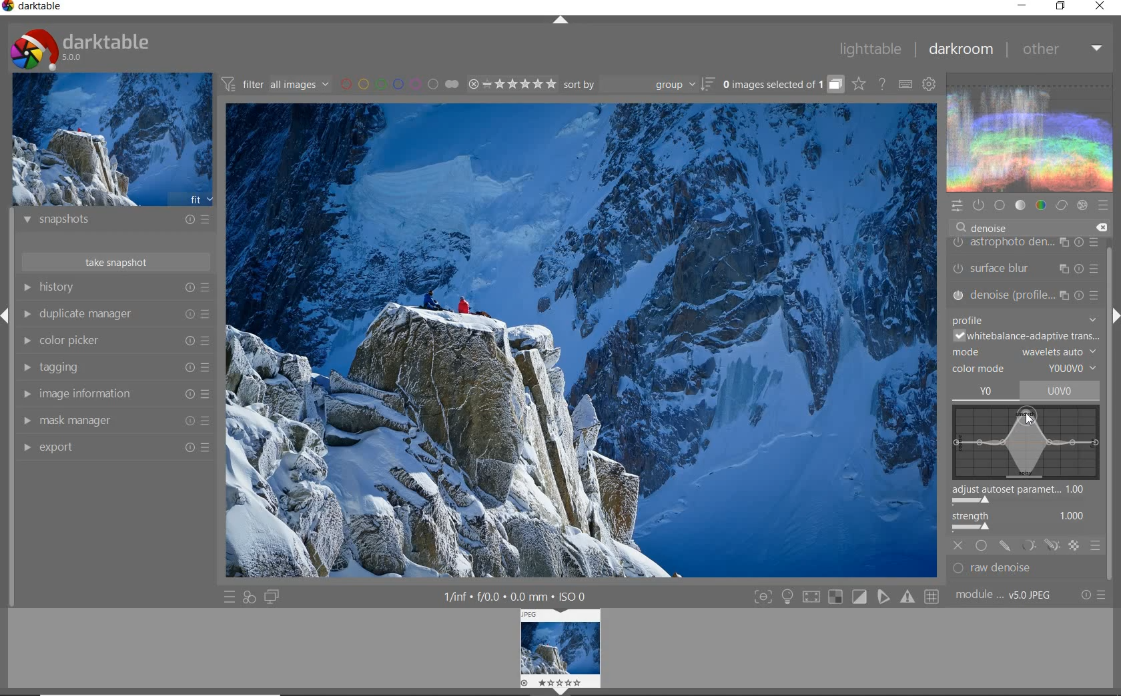 The image size is (1121, 696). Describe the element at coordinates (905, 84) in the screenshot. I see `set keyboard shortcuts` at that location.